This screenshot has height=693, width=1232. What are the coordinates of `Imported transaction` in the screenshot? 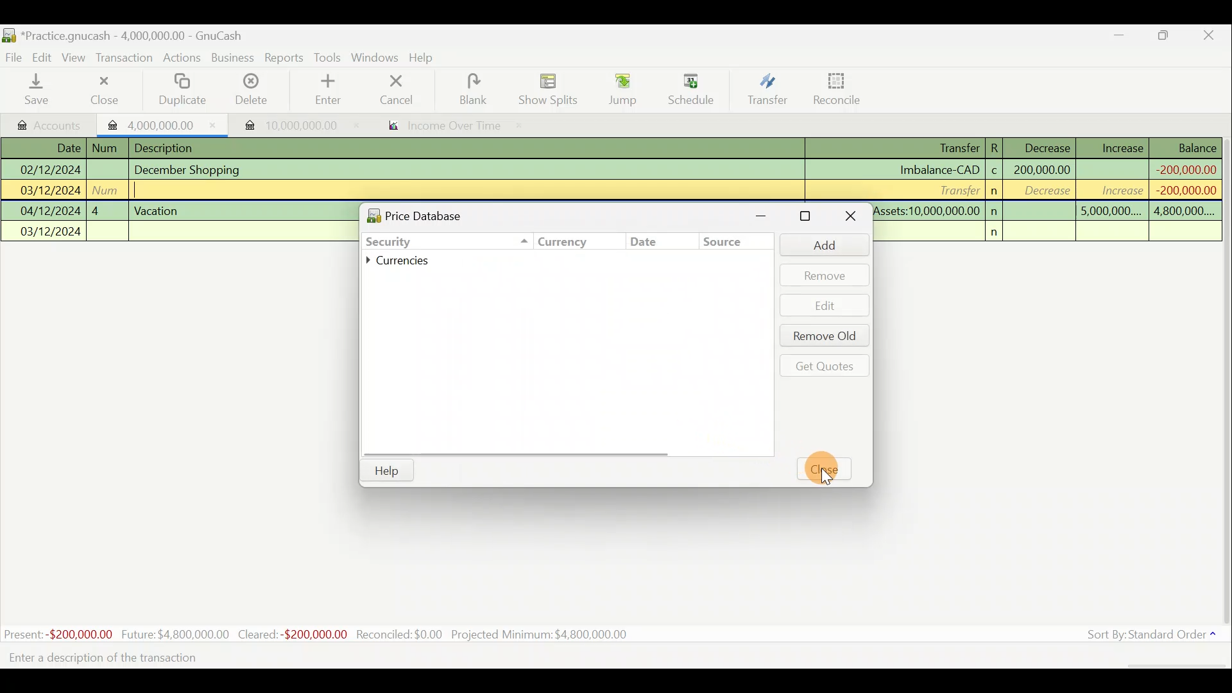 It's located at (283, 122).